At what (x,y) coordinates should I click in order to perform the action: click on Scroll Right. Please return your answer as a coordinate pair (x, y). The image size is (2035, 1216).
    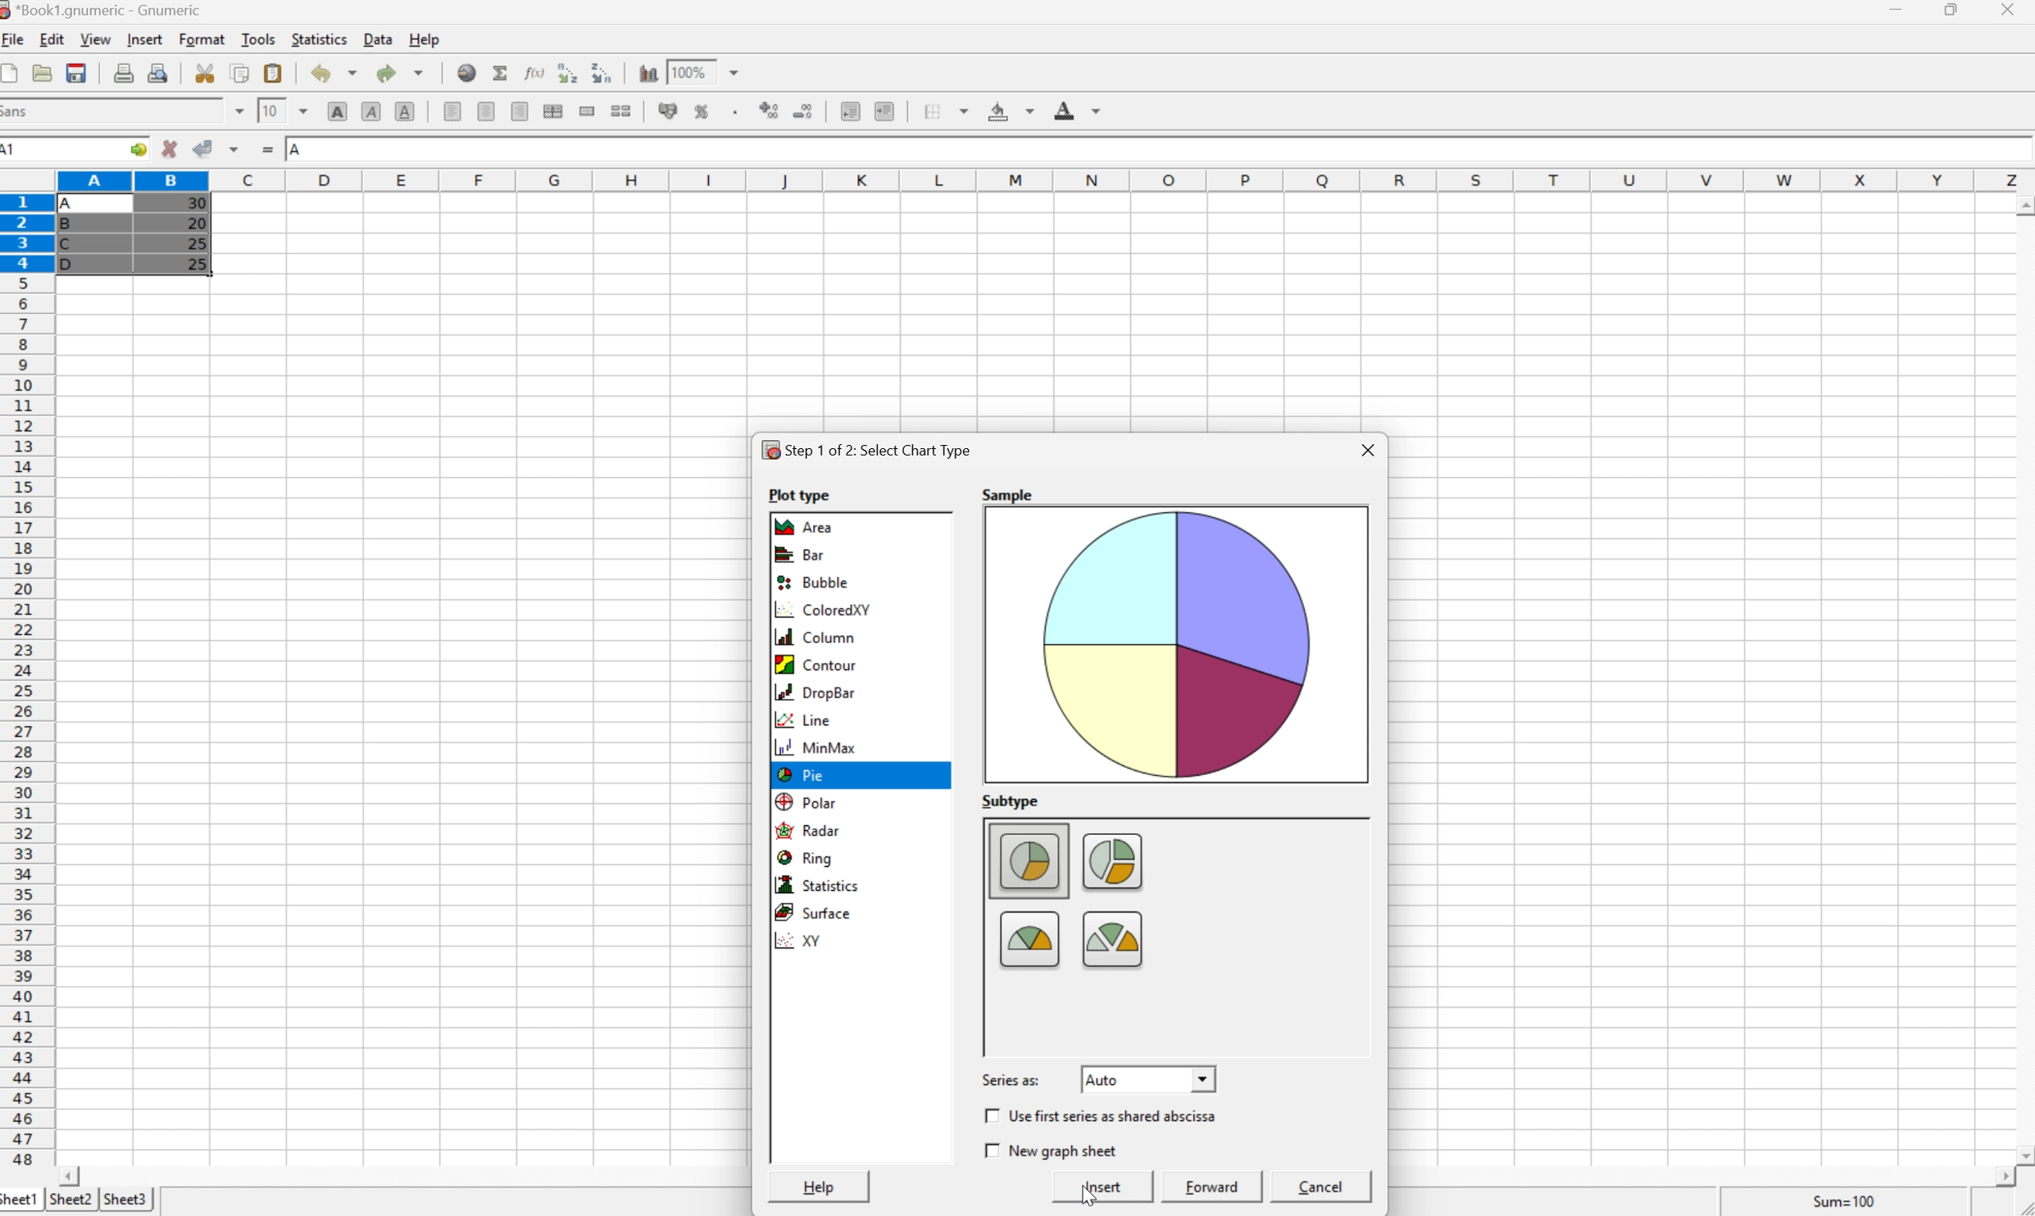
    Looking at the image, I should click on (1998, 1177).